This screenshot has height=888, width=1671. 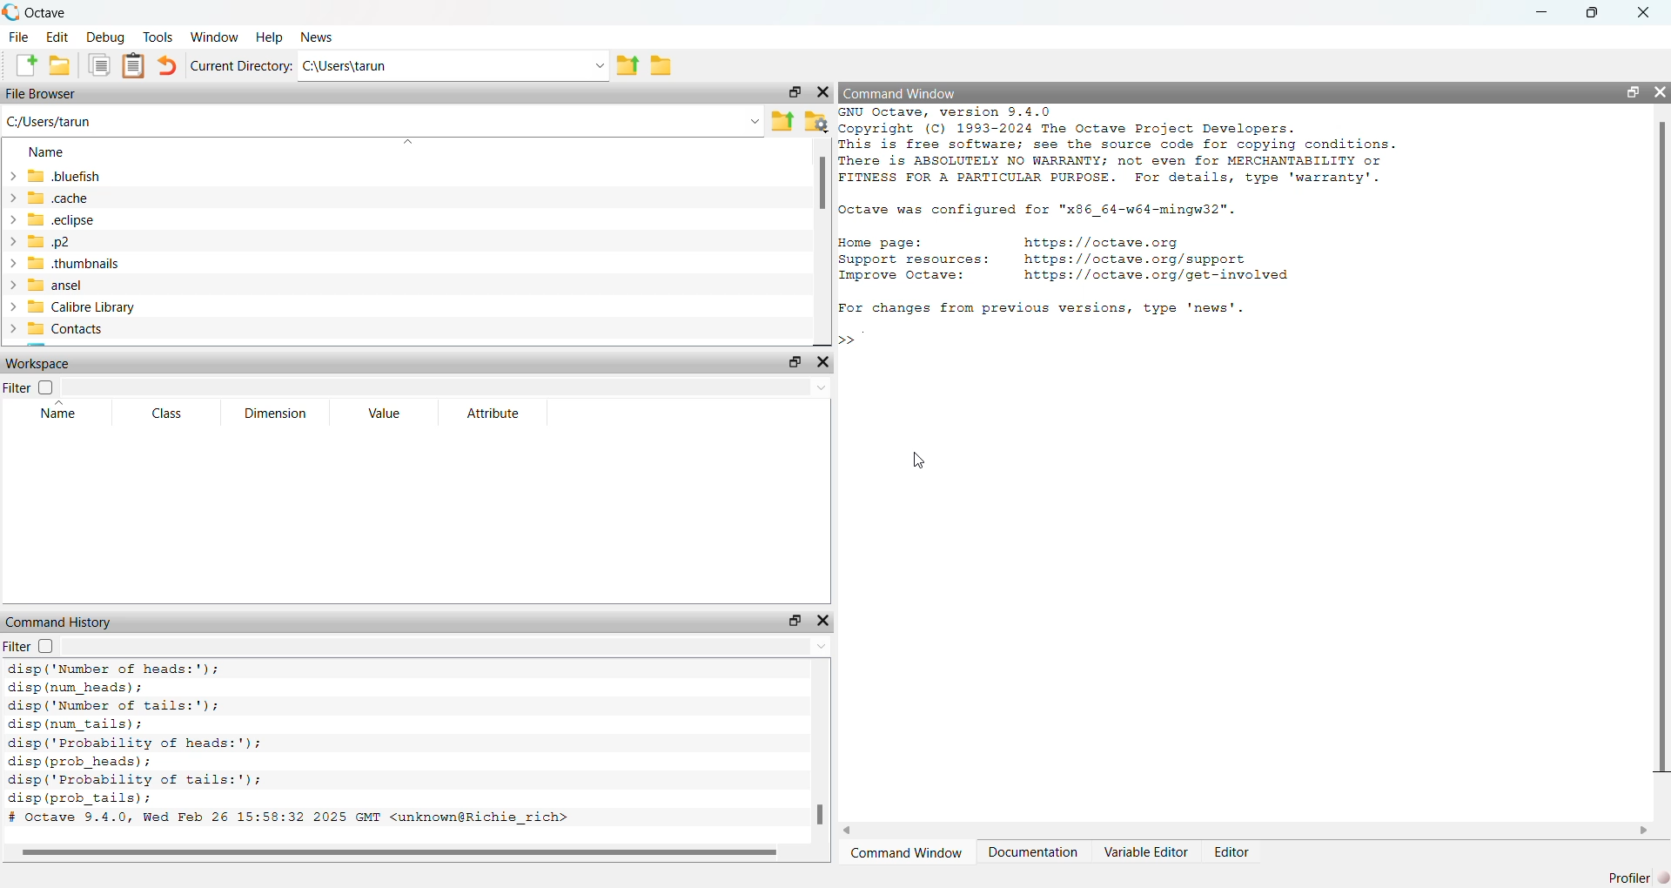 What do you see at coordinates (796, 620) in the screenshot?
I see `Undock Widget` at bounding box center [796, 620].